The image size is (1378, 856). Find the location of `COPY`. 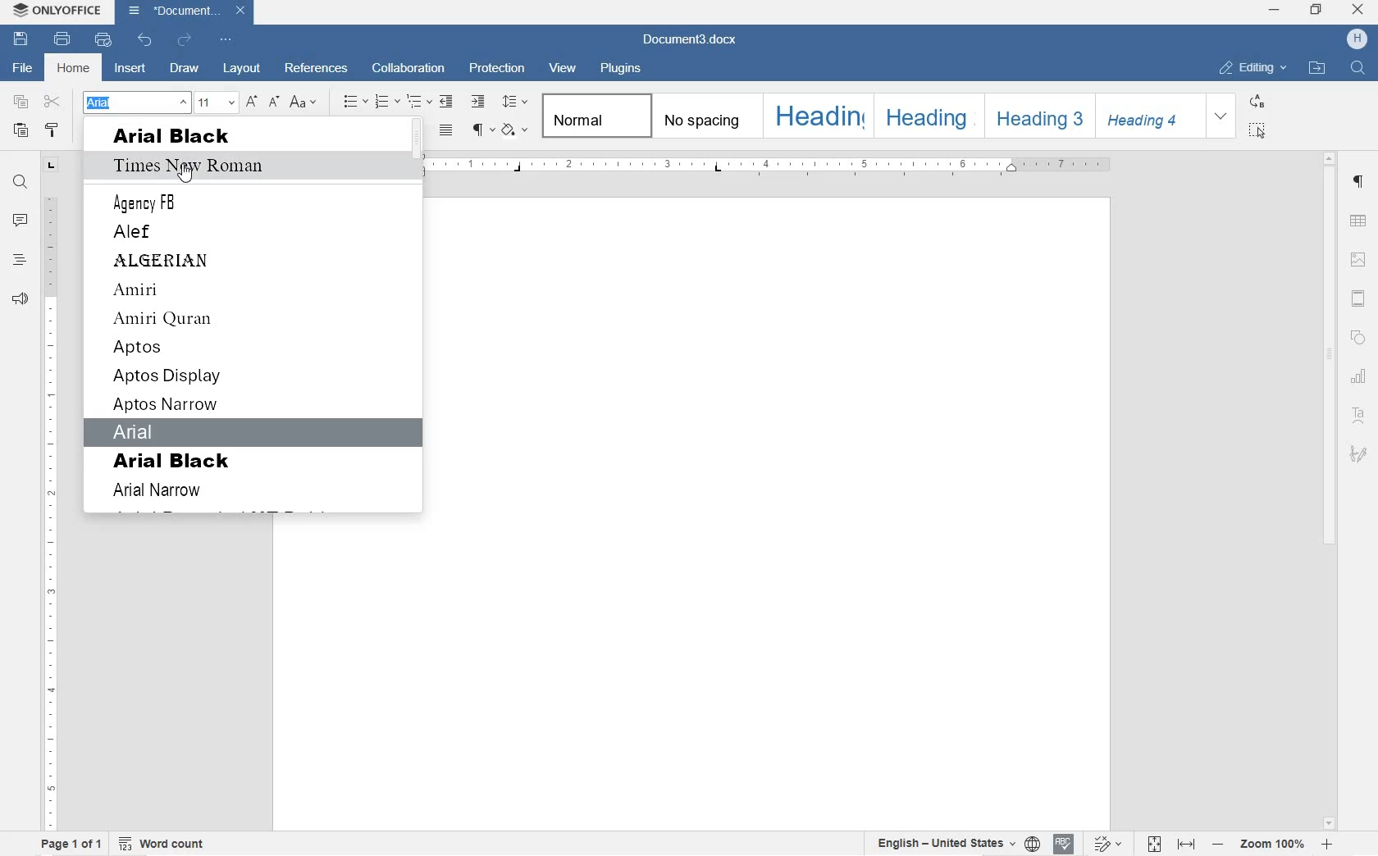

COPY is located at coordinates (21, 102).